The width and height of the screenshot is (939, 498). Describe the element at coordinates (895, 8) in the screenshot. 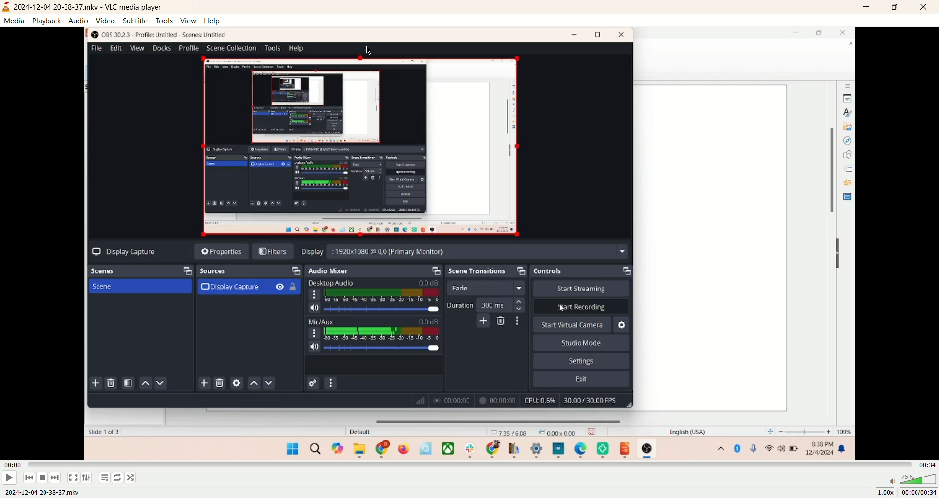

I see `maximize` at that location.